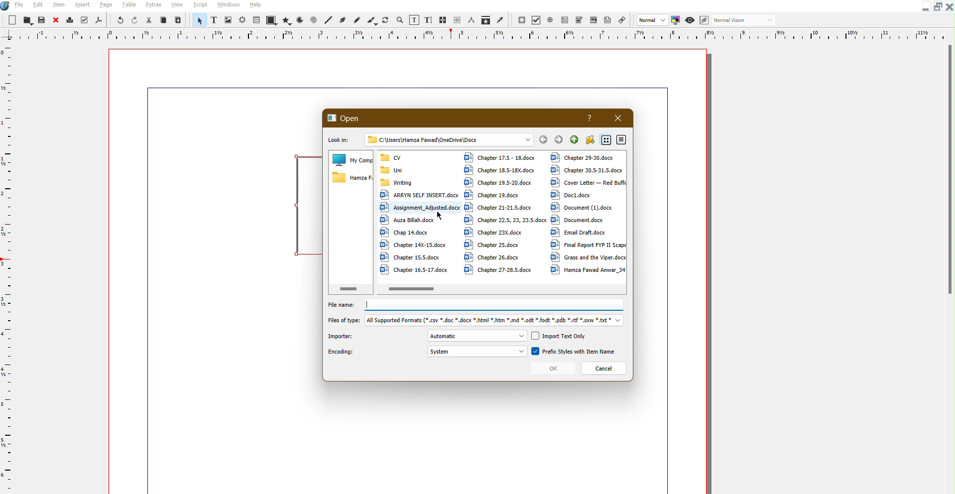 The image size is (955, 494). Describe the element at coordinates (20, 6) in the screenshot. I see `File` at that location.